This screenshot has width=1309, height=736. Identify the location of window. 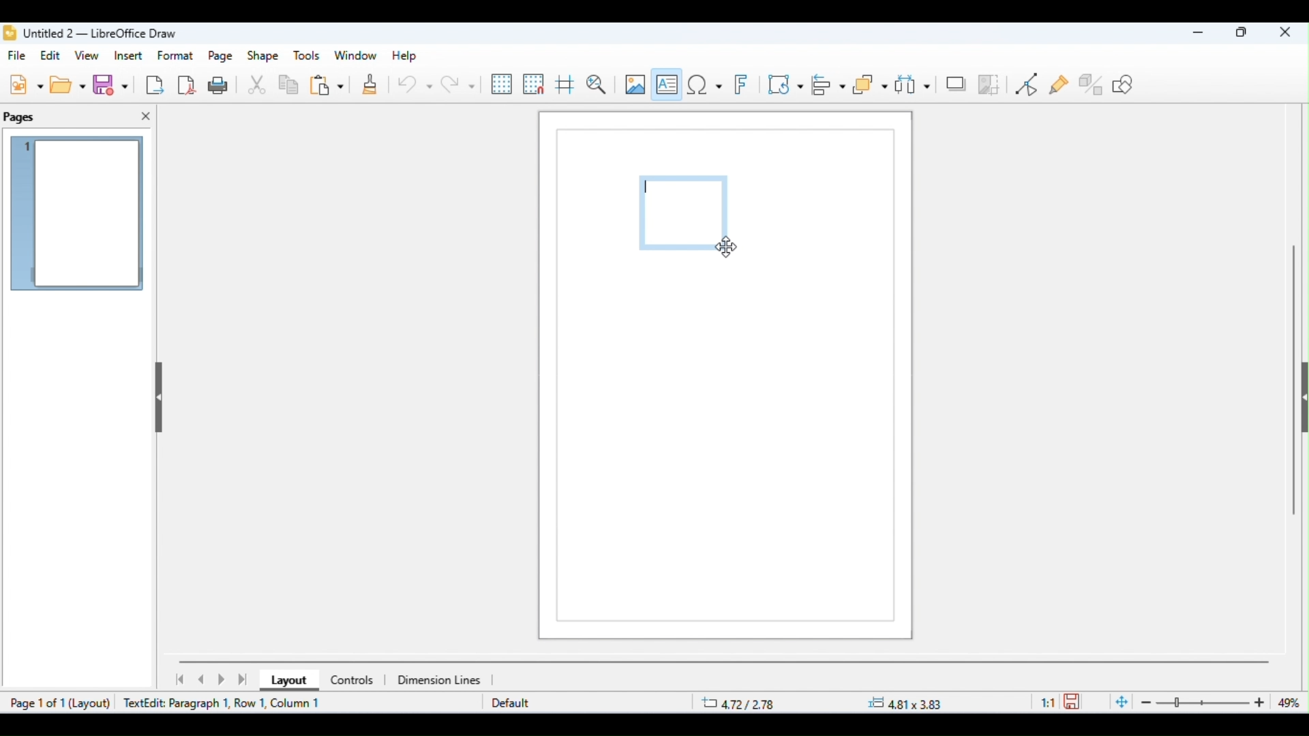
(356, 56).